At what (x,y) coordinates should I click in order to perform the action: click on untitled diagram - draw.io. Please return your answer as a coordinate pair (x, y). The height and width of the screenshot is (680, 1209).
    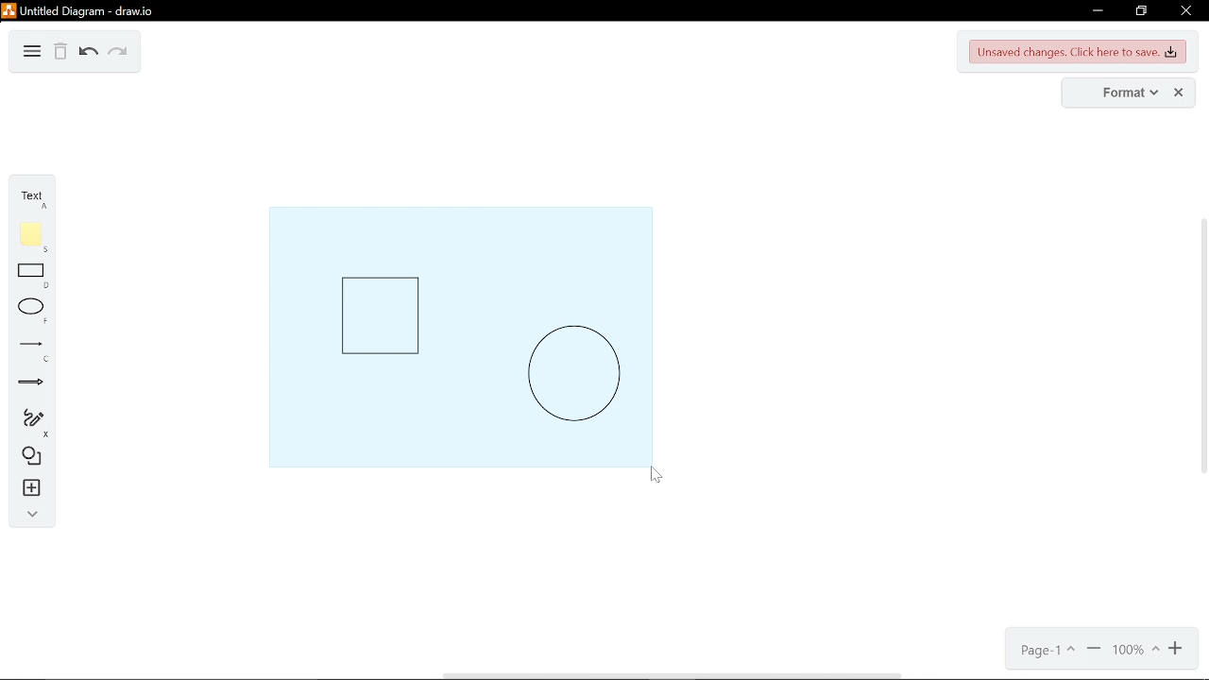
    Looking at the image, I should click on (89, 9).